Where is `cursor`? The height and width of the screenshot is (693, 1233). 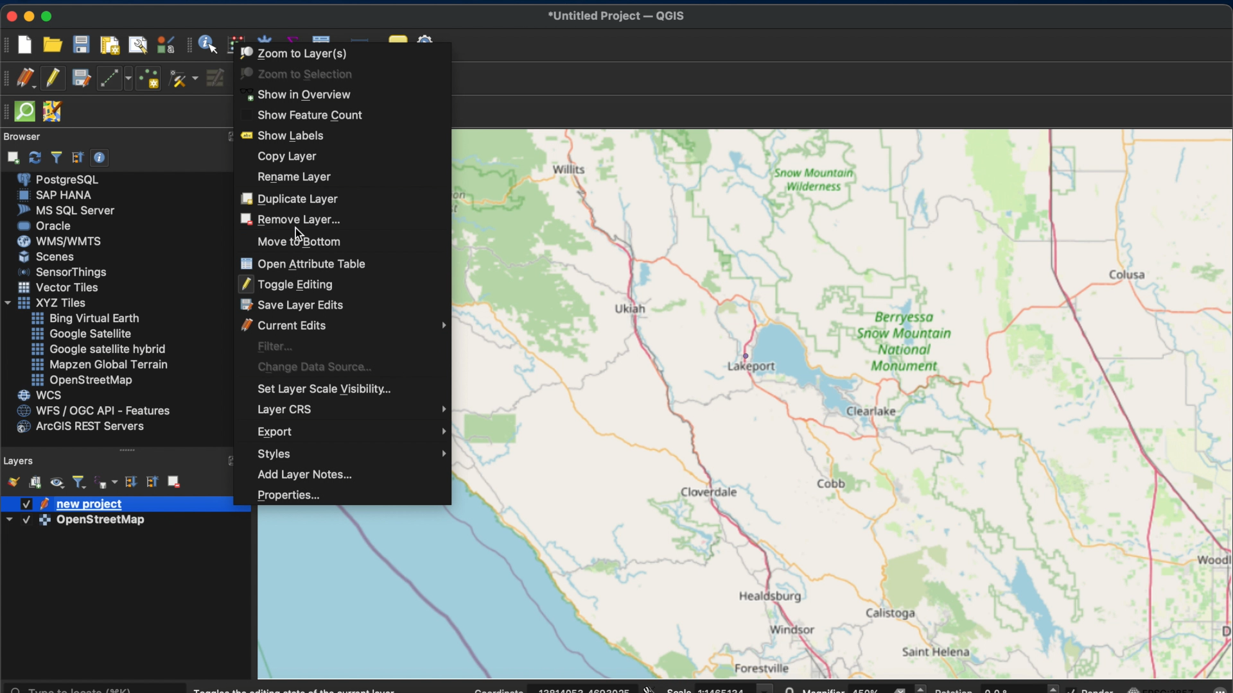
cursor is located at coordinates (297, 233).